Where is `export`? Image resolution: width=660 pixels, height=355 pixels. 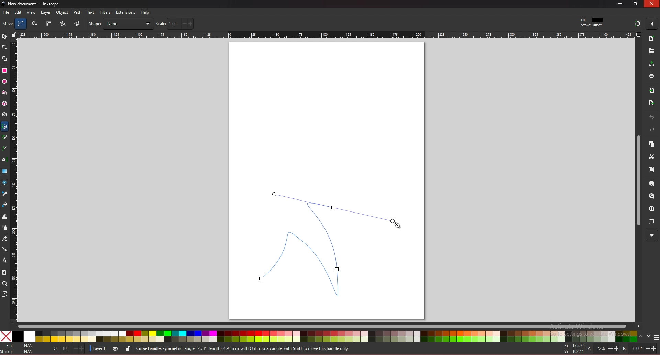 export is located at coordinates (651, 103).